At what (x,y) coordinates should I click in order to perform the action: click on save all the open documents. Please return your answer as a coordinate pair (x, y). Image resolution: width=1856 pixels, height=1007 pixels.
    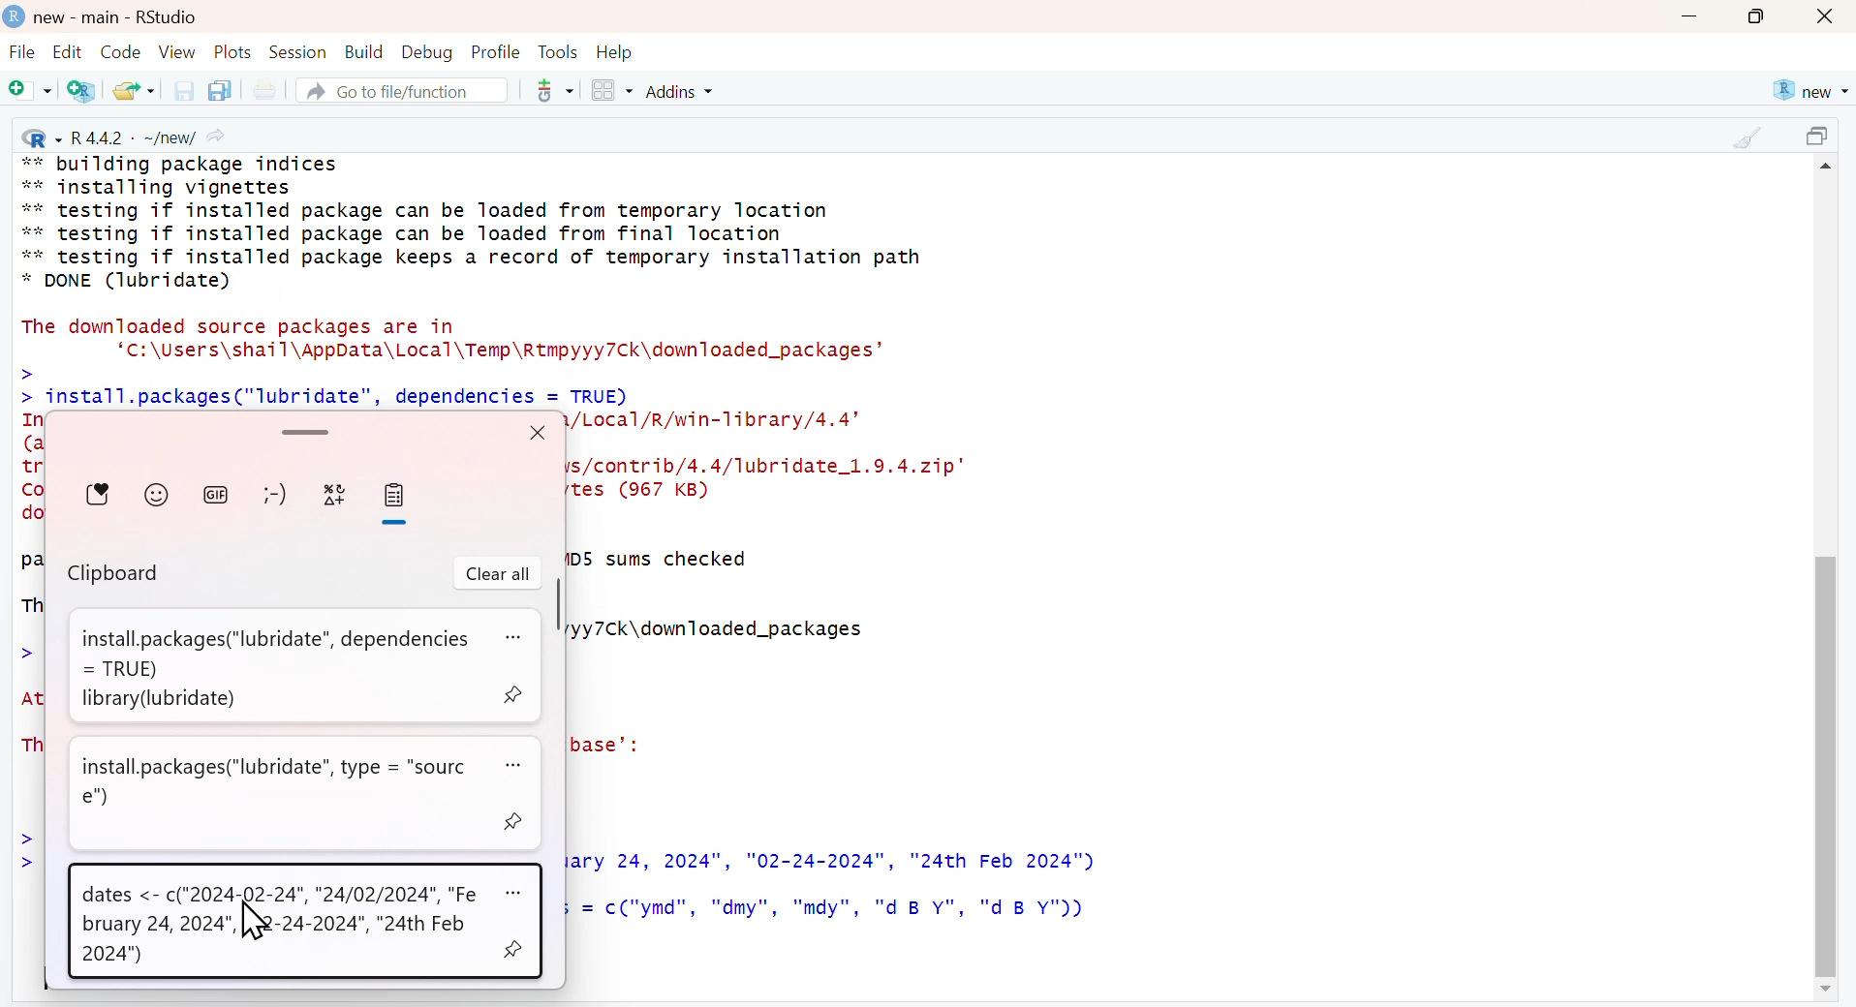
    Looking at the image, I should click on (219, 89).